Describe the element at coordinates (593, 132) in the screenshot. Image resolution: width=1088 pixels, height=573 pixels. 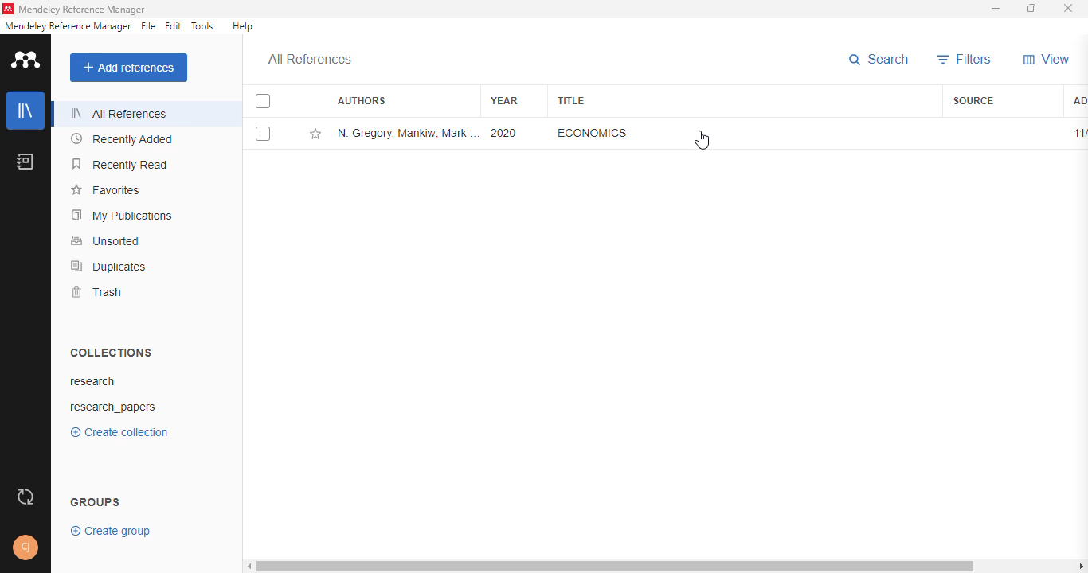
I see `economics` at that location.